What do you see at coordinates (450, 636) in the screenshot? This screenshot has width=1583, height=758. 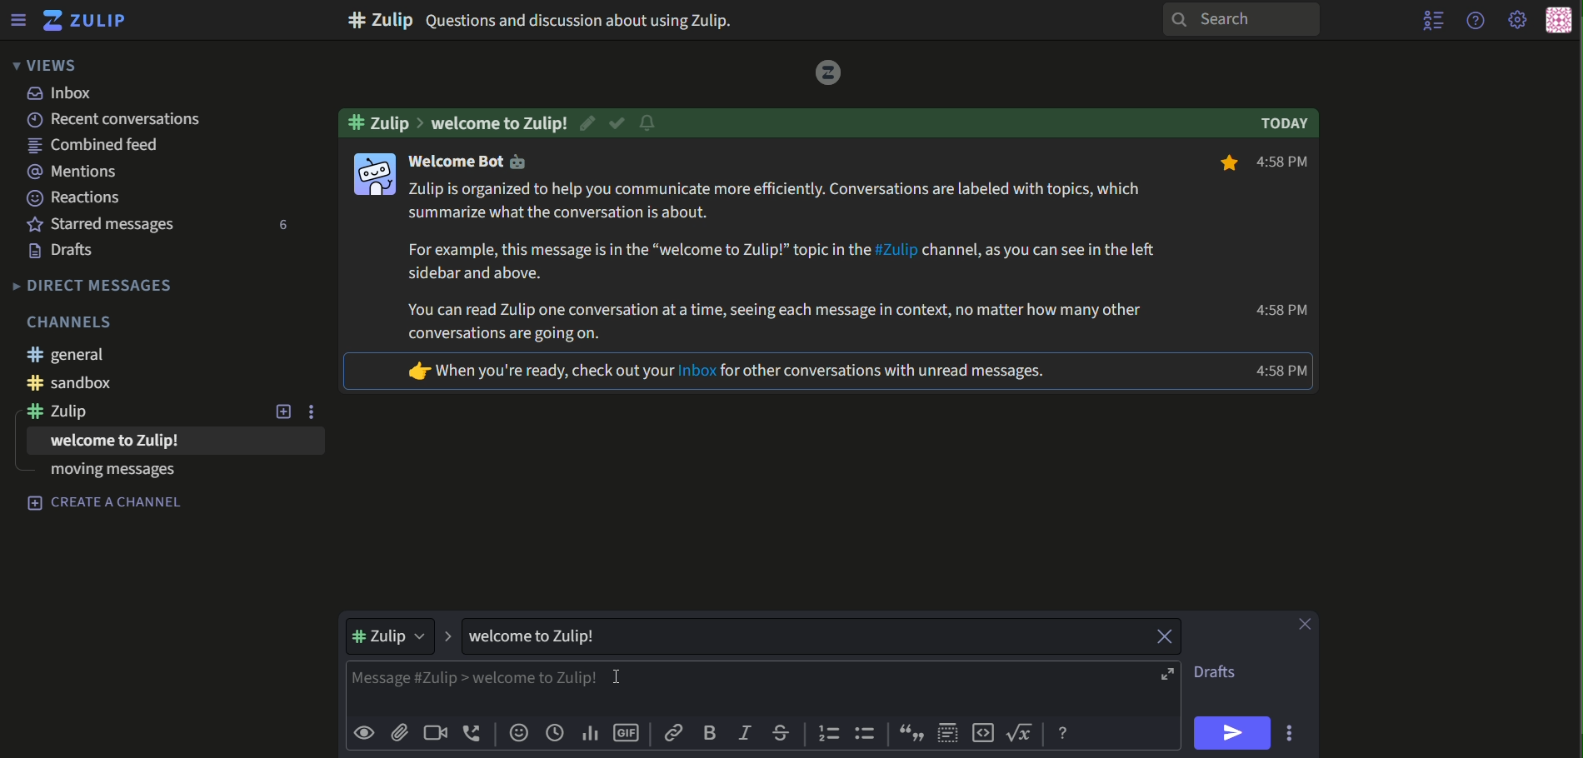 I see `arrow` at bounding box center [450, 636].